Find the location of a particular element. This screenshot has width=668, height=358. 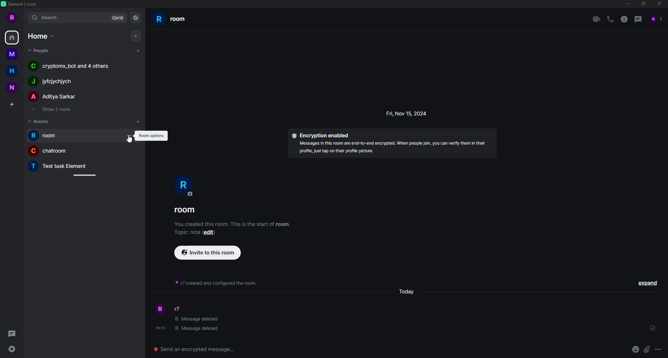

topic is located at coordinates (185, 233).